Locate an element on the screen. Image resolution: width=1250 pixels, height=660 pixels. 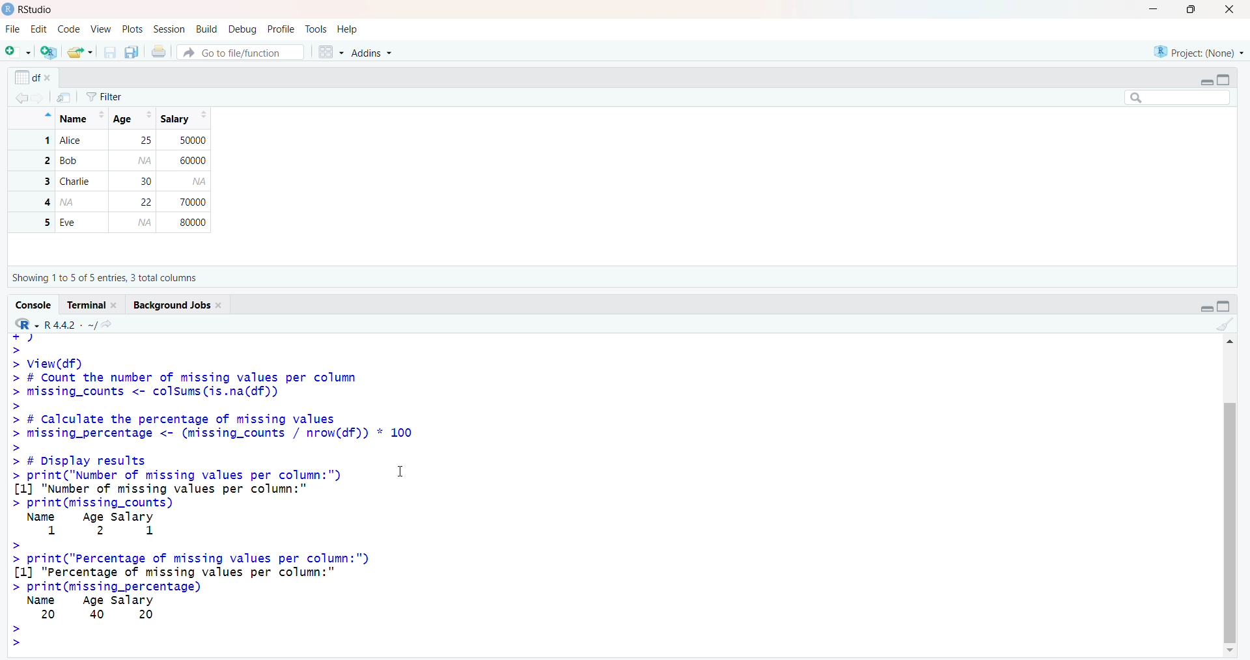
Help is located at coordinates (349, 29).